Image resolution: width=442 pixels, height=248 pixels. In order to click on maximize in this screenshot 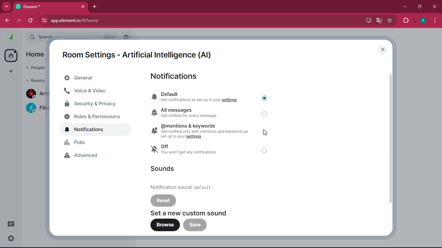, I will do `click(419, 7)`.